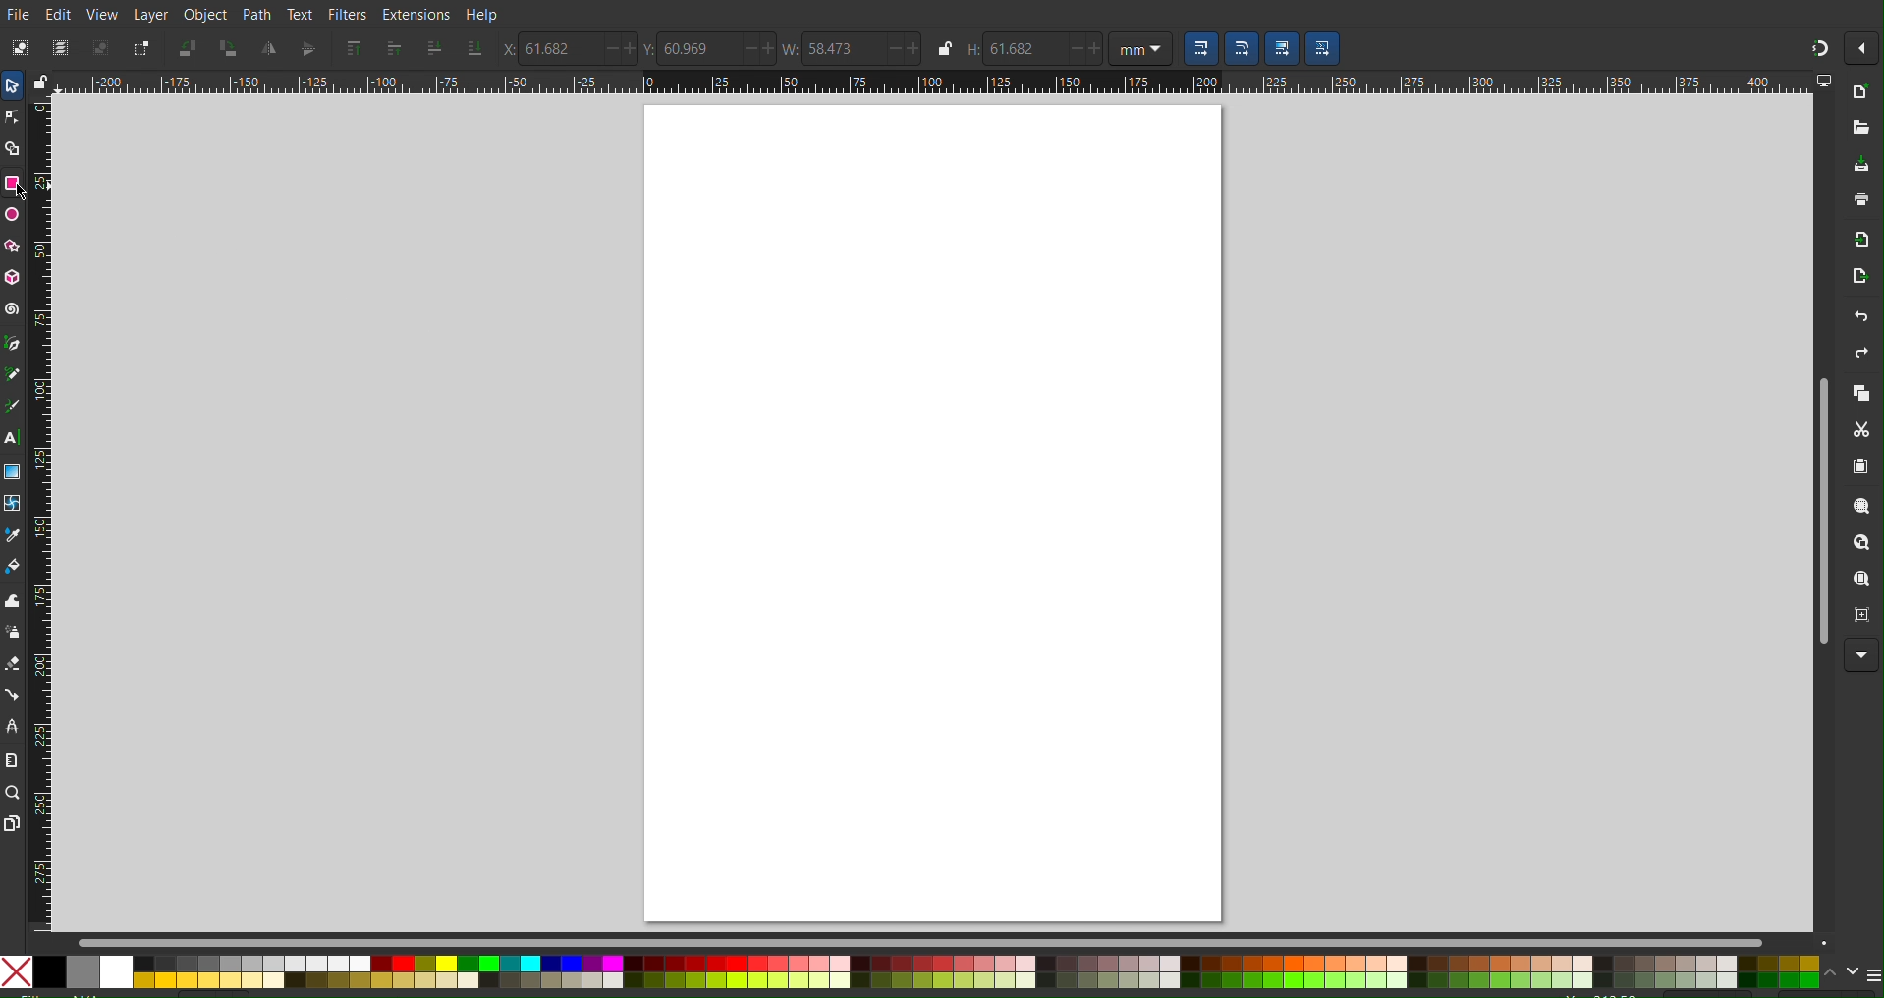 The width and height of the screenshot is (1884, 998). Describe the element at coordinates (1856, 204) in the screenshot. I see `Print` at that location.